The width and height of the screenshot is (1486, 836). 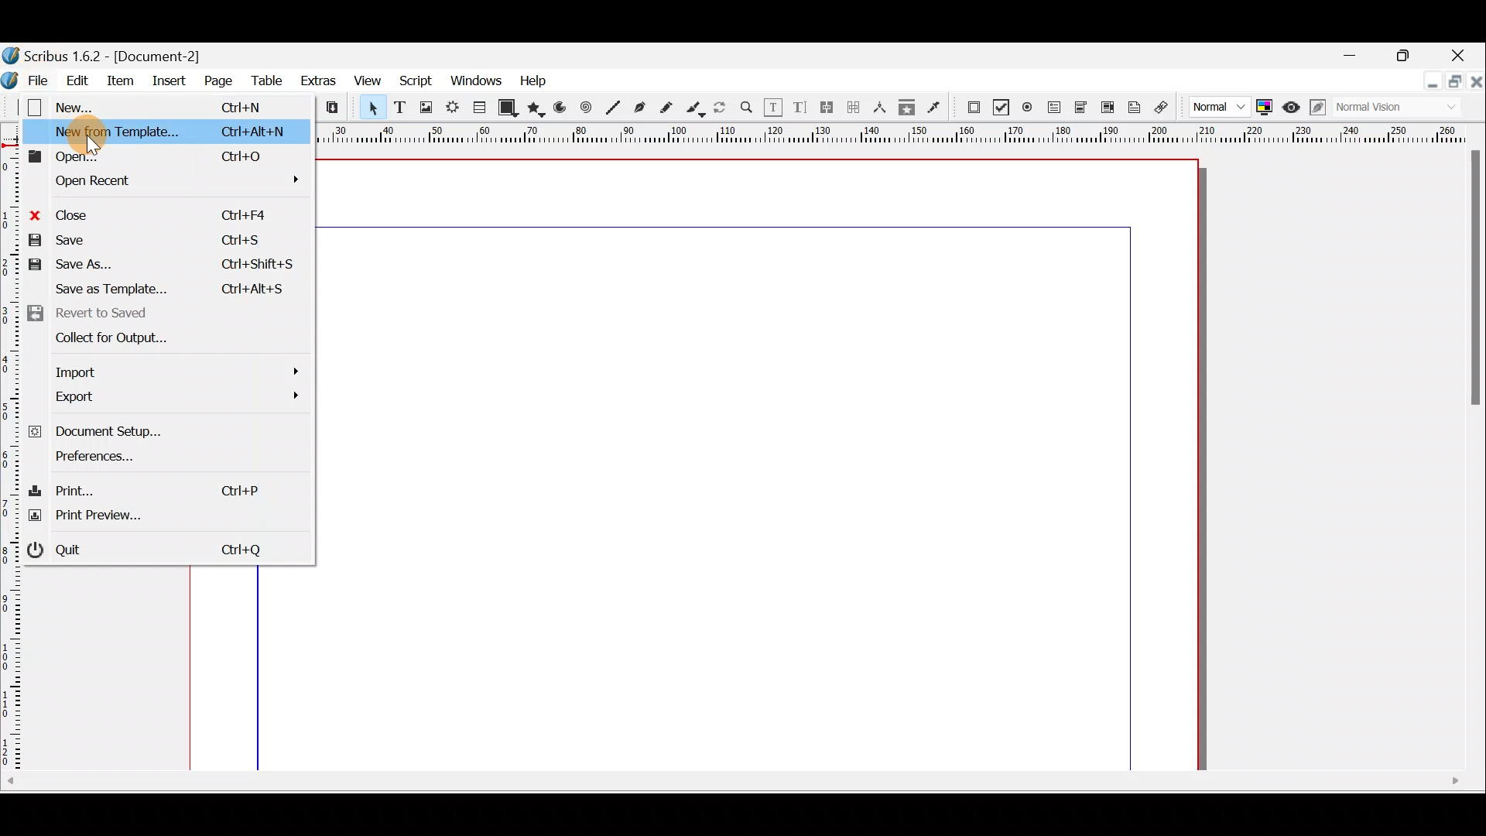 I want to click on Image frame, so click(x=426, y=111).